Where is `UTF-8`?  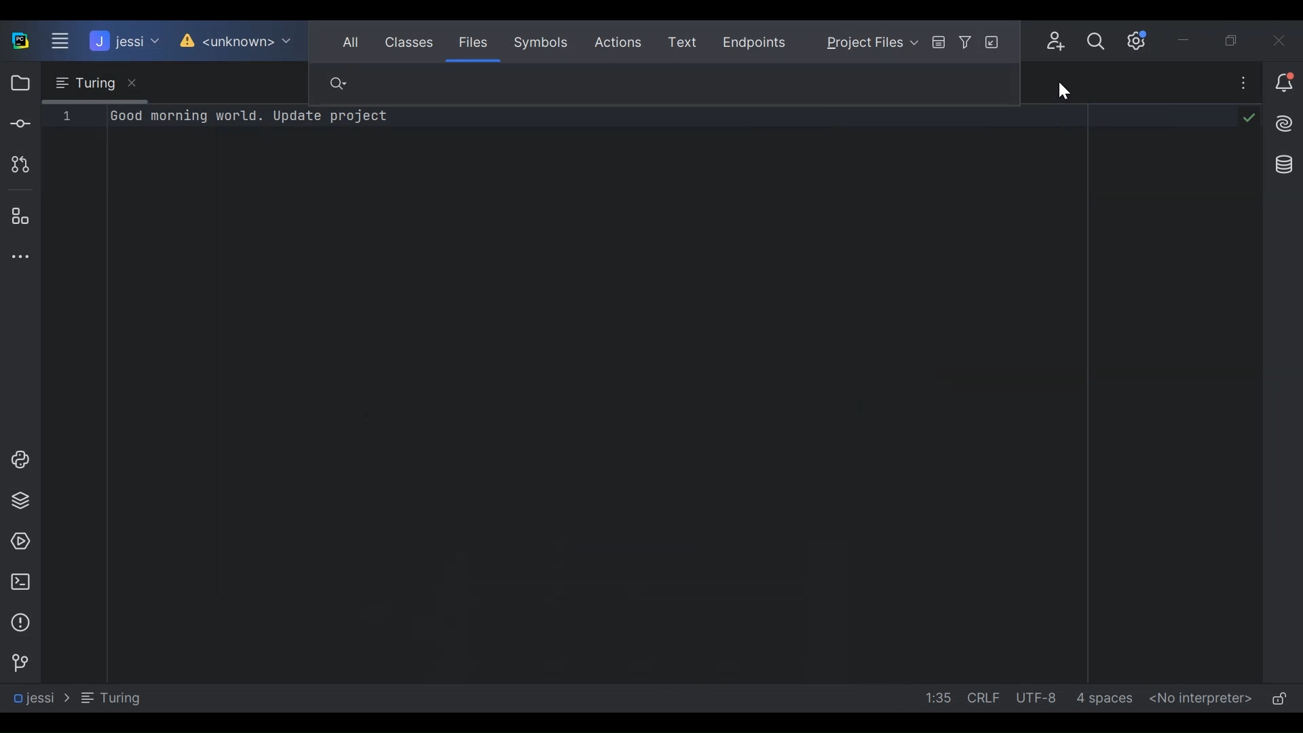
UTF-8 is located at coordinates (1041, 698).